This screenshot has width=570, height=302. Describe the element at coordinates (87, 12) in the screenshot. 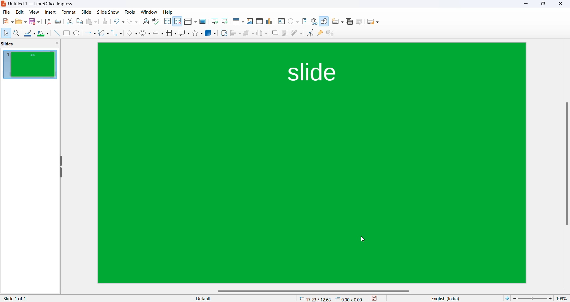

I see `slide` at that location.